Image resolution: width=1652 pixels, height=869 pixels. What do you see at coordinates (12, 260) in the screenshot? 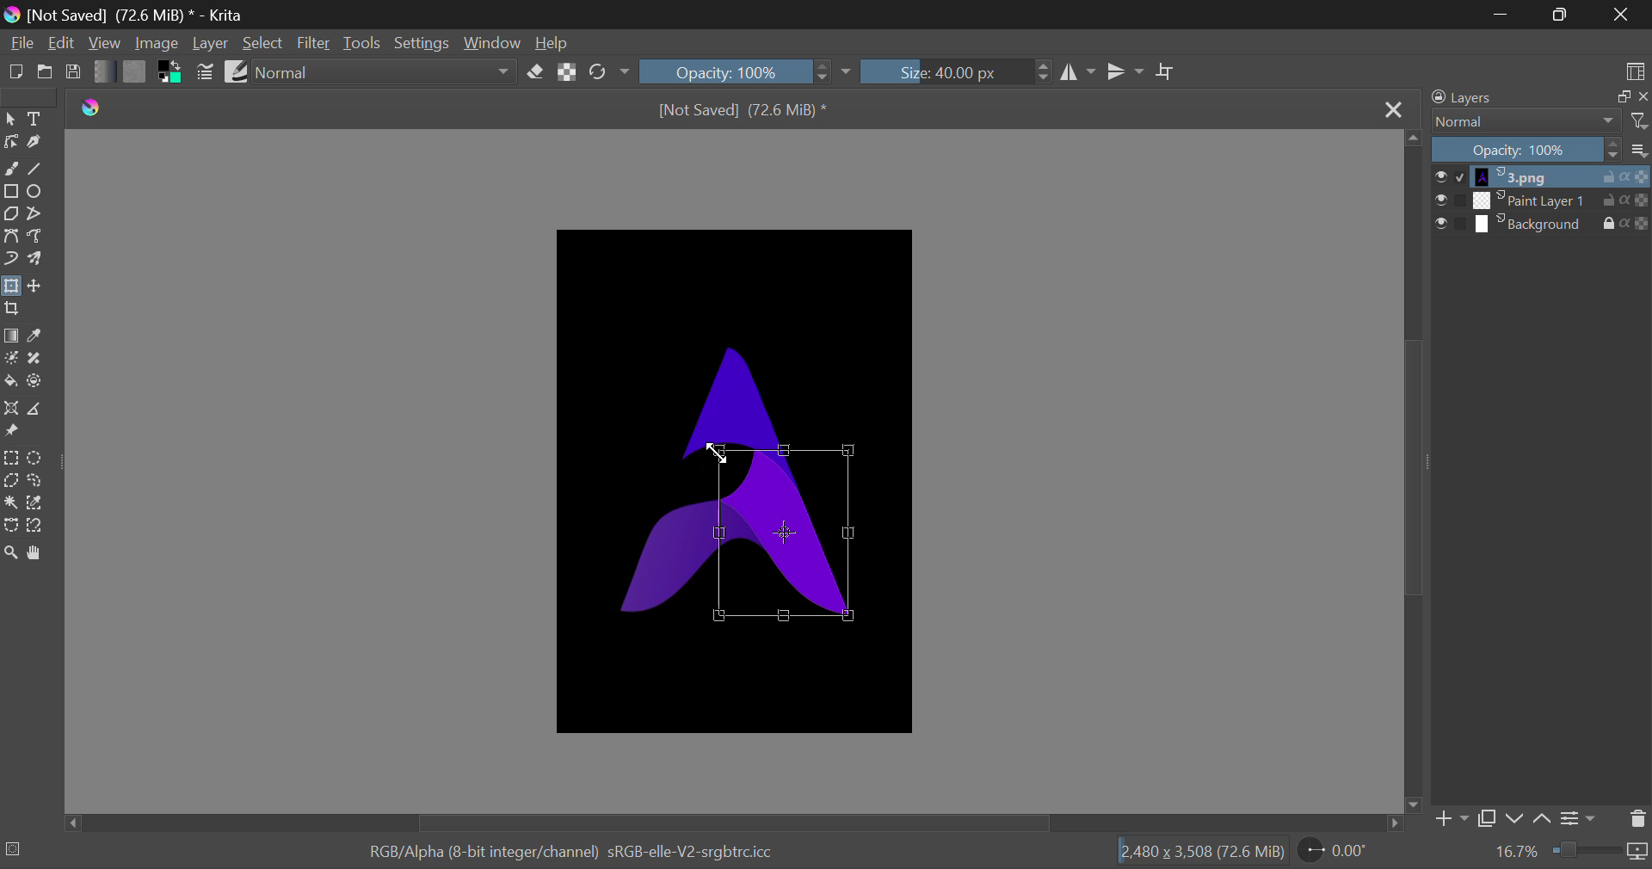
I see `Dynamic Brush Tool` at bounding box center [12, 260].